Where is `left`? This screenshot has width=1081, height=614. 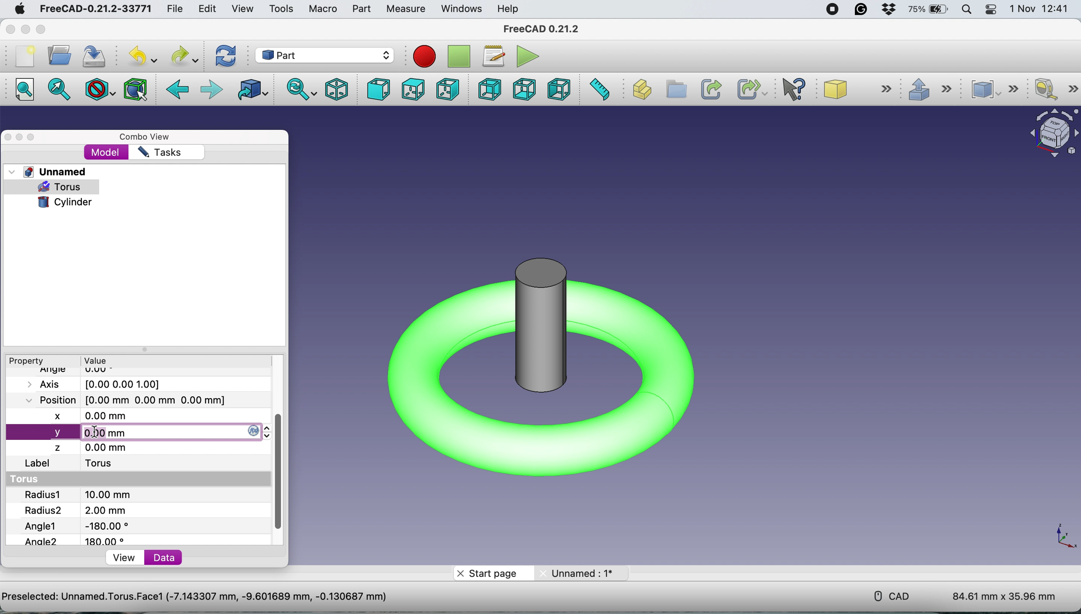
left is located at coordinates (558, 90).